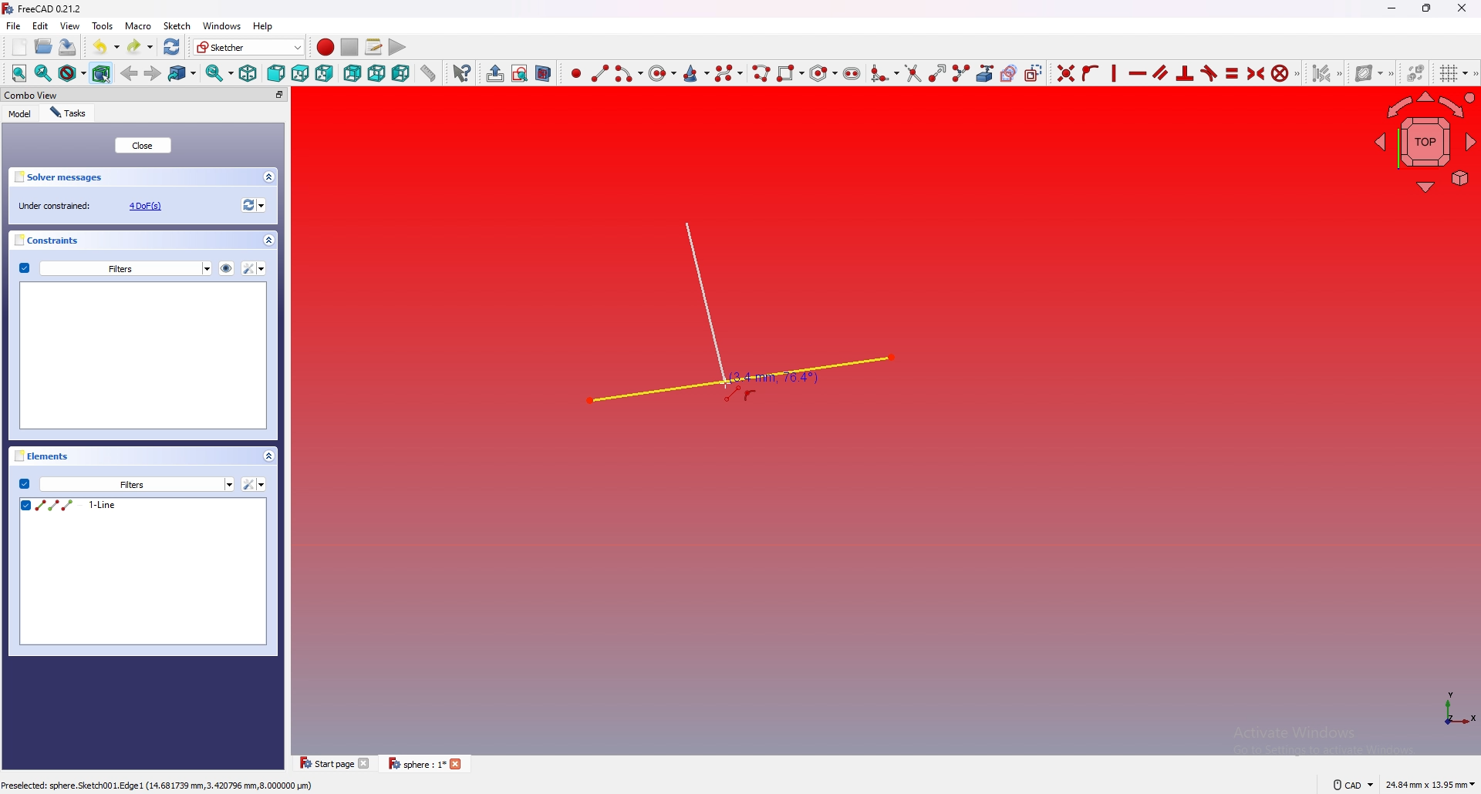 The width and height of the screenshot is (1481, 794). What do you see at coordinates (1451, 73) in the screenshot?
I see `Toggle grid` at bounding box center [1451, 73].